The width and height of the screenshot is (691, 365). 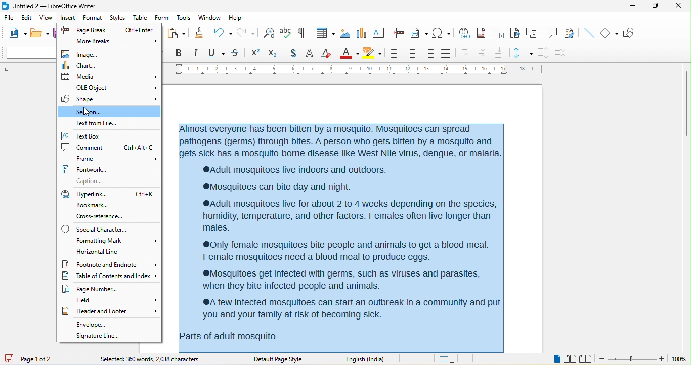 What do you see at coordinates (107, 276) in the screenshot?
I see `table of contents and imdex` at bounding box center [107, 276].